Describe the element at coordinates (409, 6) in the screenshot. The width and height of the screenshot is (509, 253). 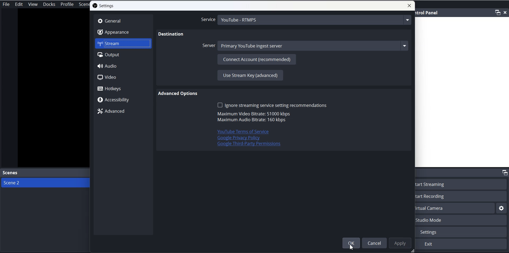
I see `close` at that location.